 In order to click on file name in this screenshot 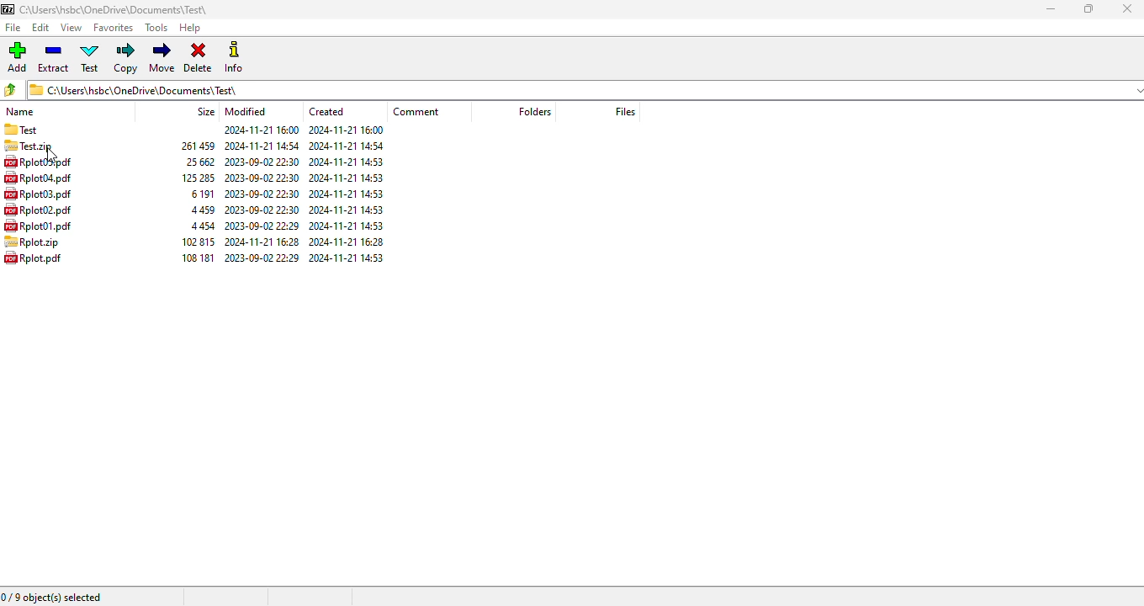, I will do `click(37, 209)`.